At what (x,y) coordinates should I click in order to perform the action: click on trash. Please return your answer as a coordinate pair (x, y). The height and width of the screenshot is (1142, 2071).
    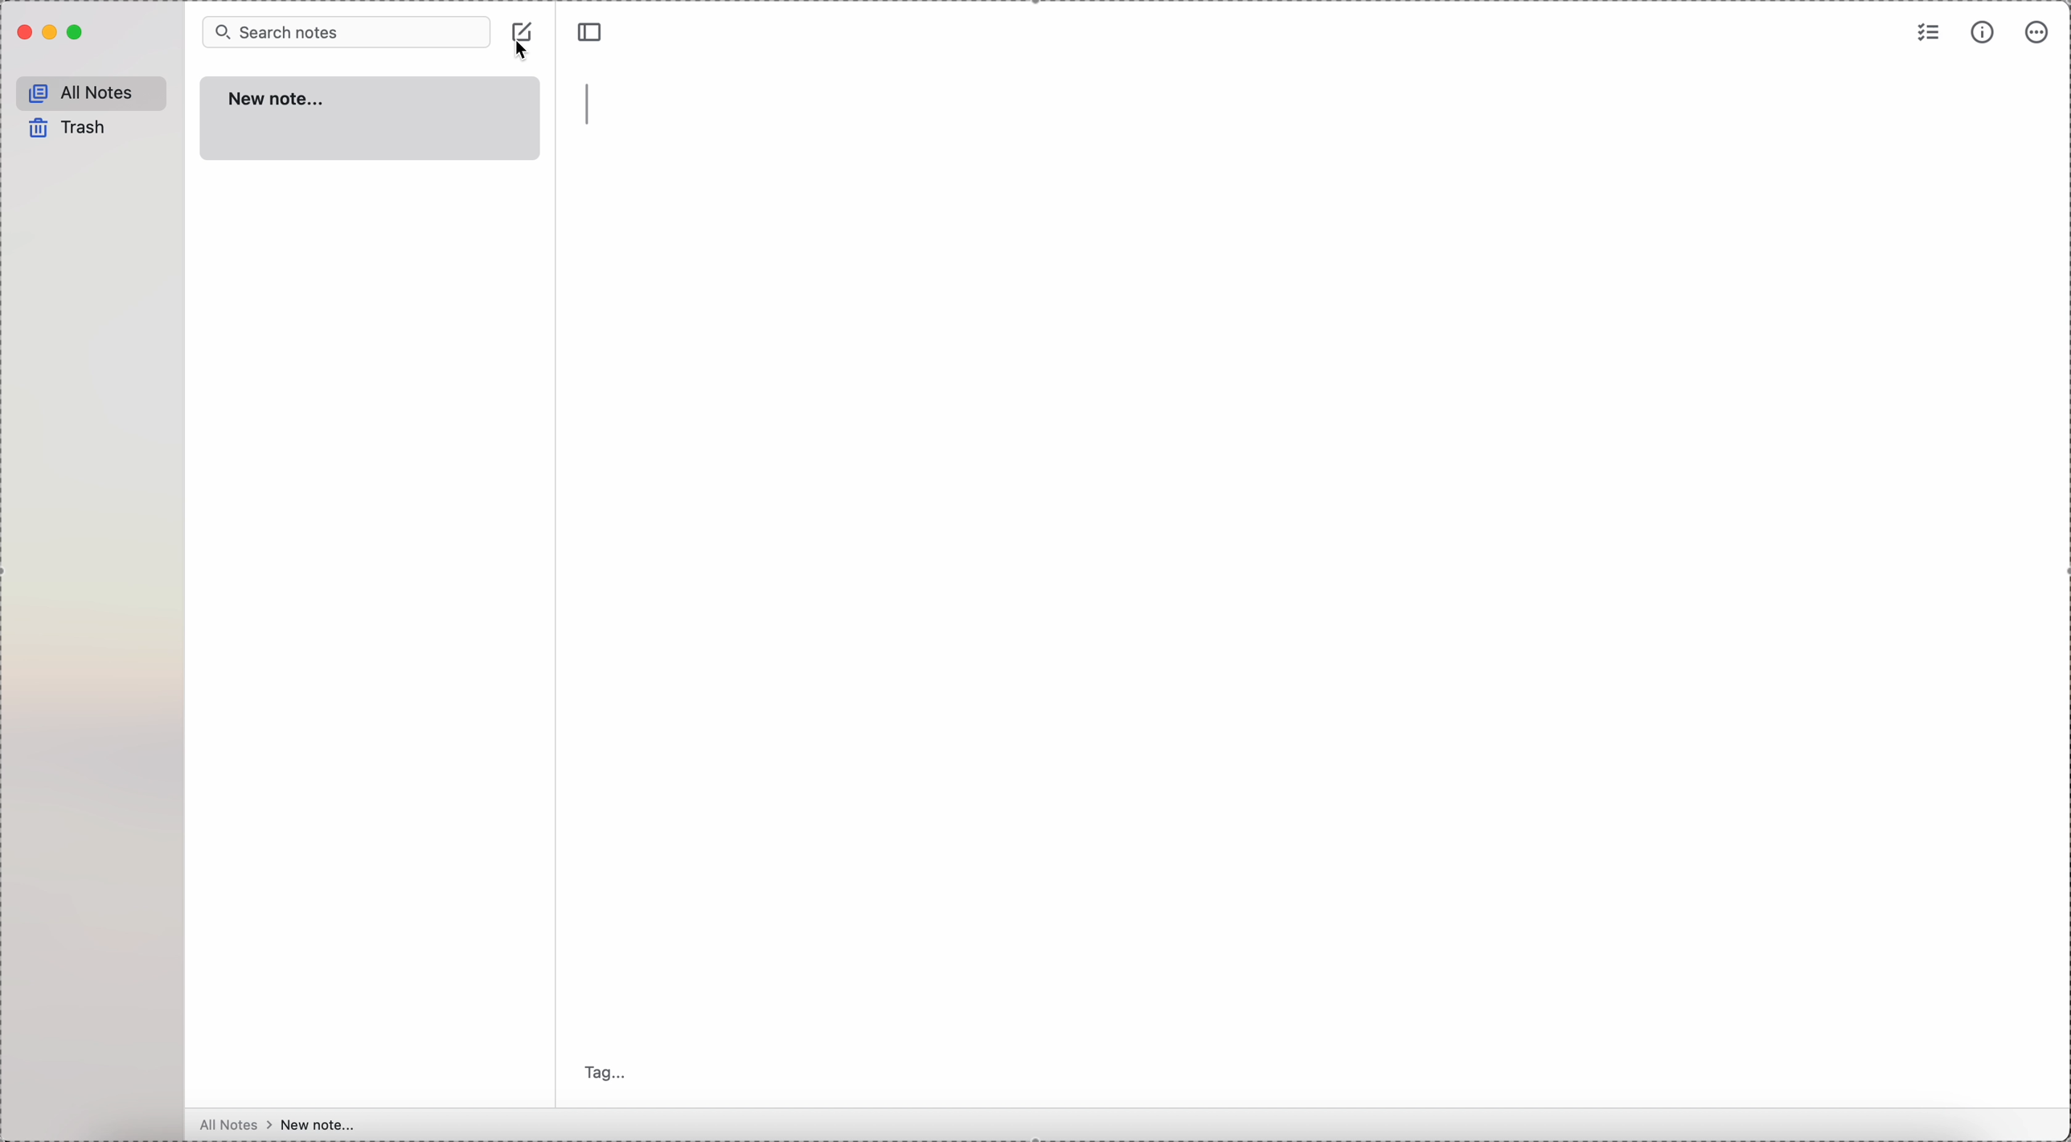
    Looking at the image, I should click on (69, 129).